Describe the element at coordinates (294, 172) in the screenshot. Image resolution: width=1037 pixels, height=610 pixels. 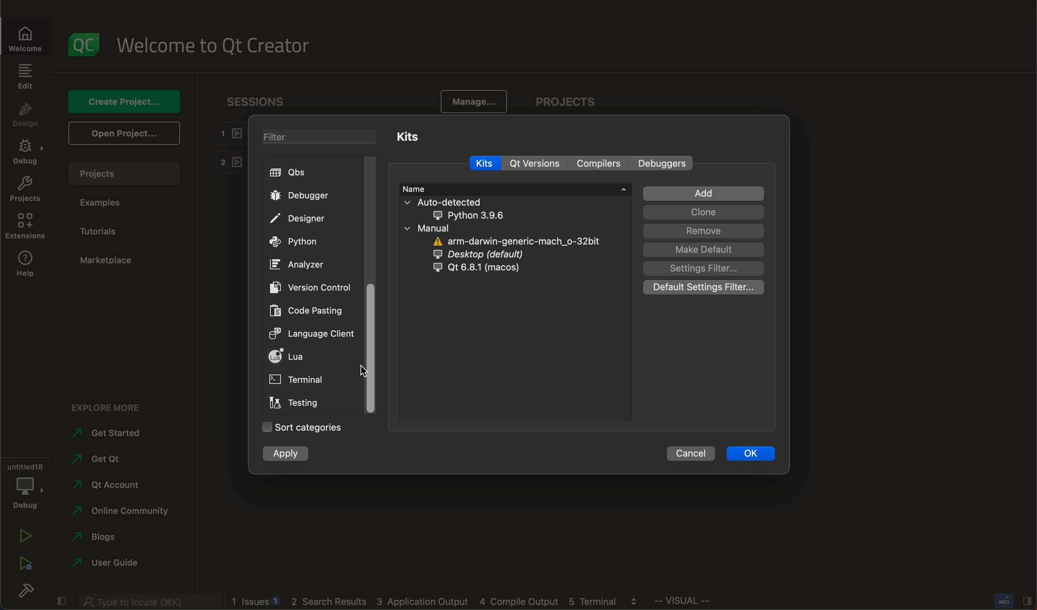
I see `qbs` at that location.